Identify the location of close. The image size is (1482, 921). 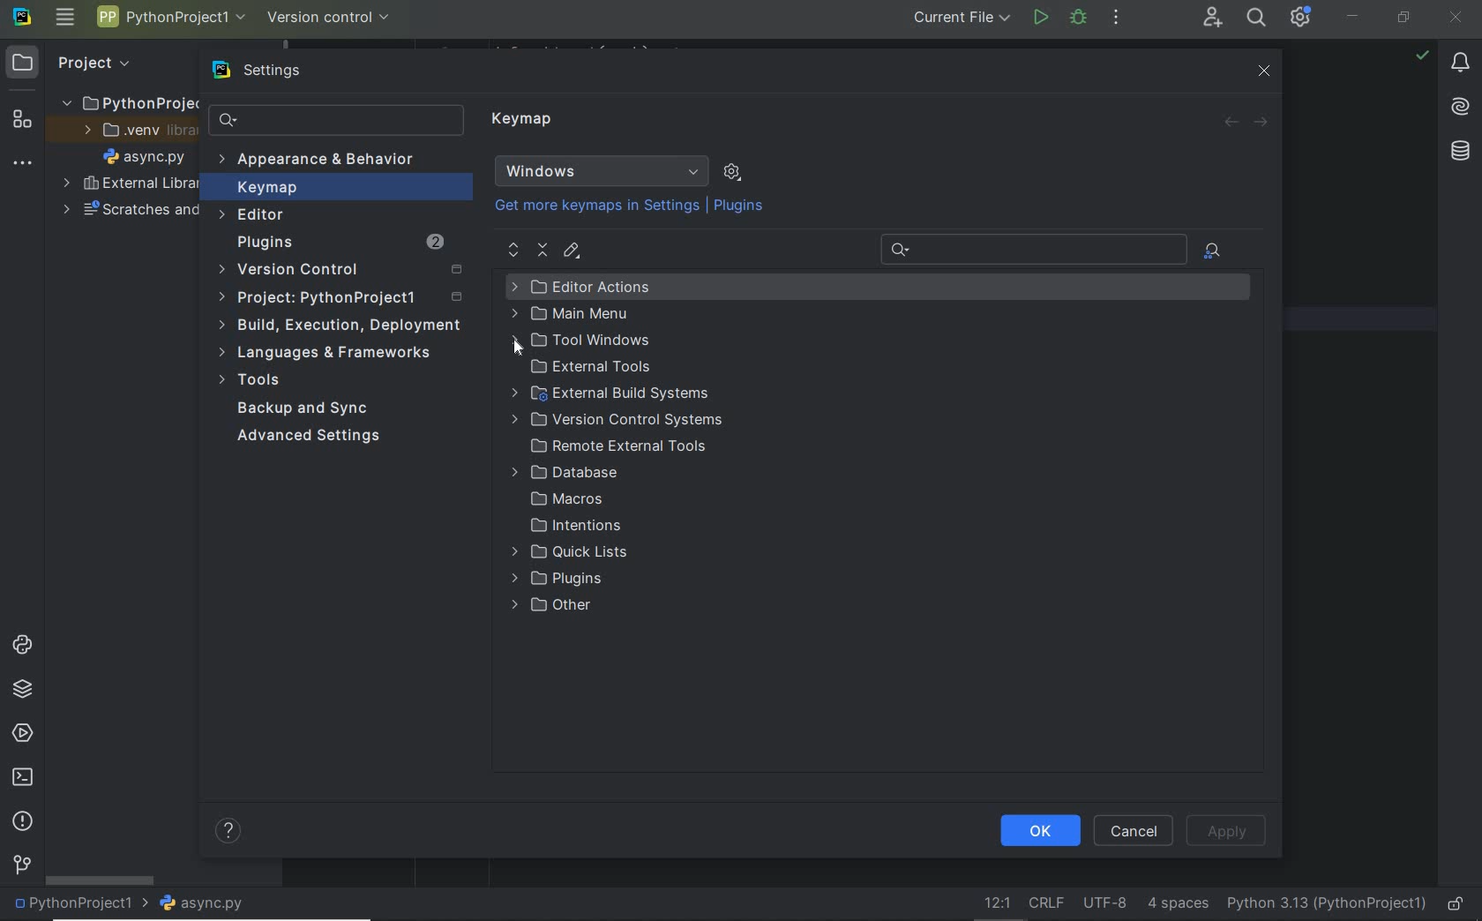
(1262, 71).